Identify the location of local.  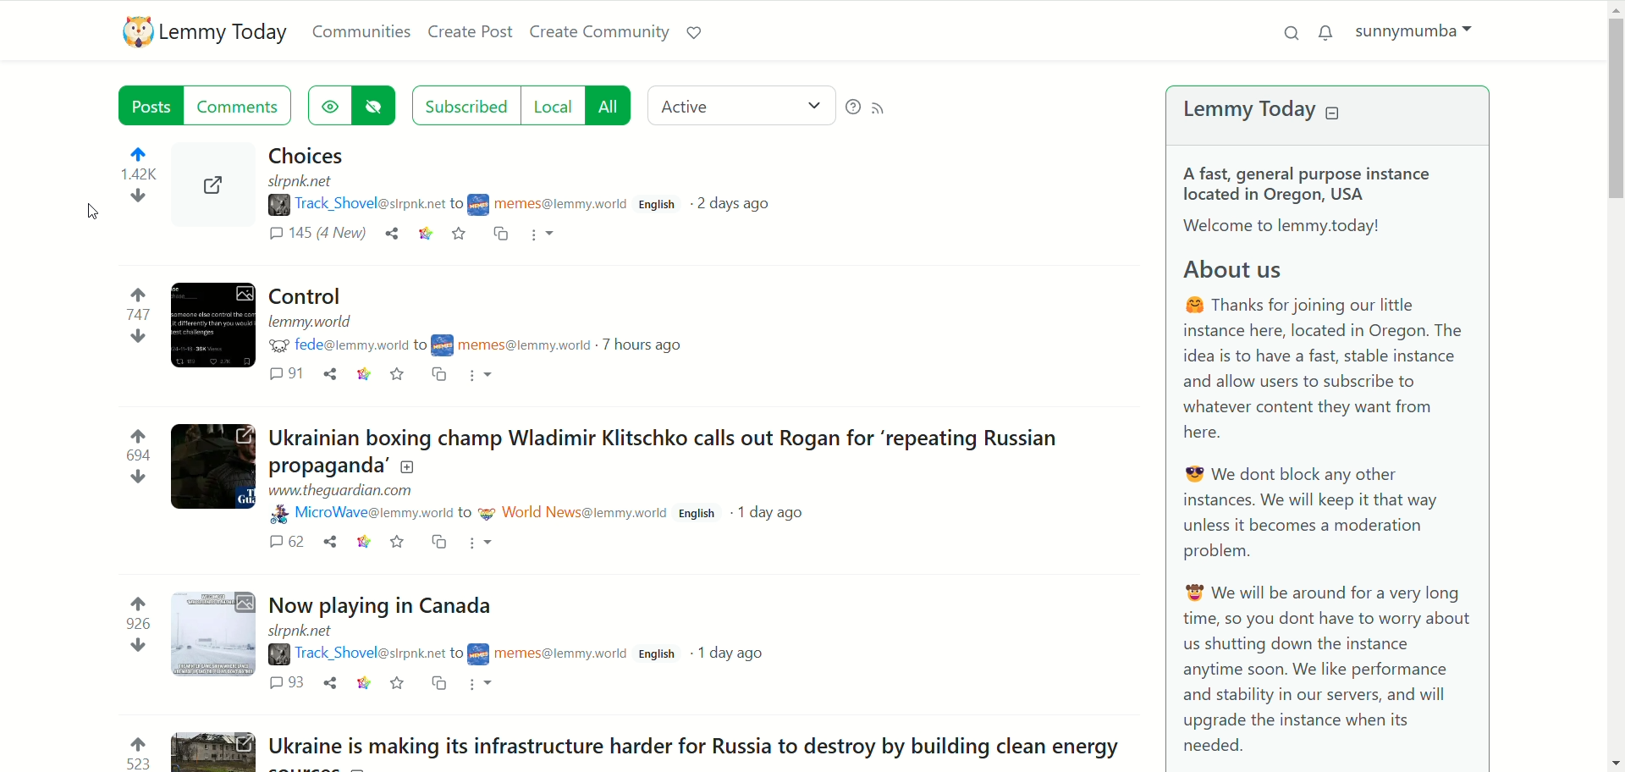
(555, 107).